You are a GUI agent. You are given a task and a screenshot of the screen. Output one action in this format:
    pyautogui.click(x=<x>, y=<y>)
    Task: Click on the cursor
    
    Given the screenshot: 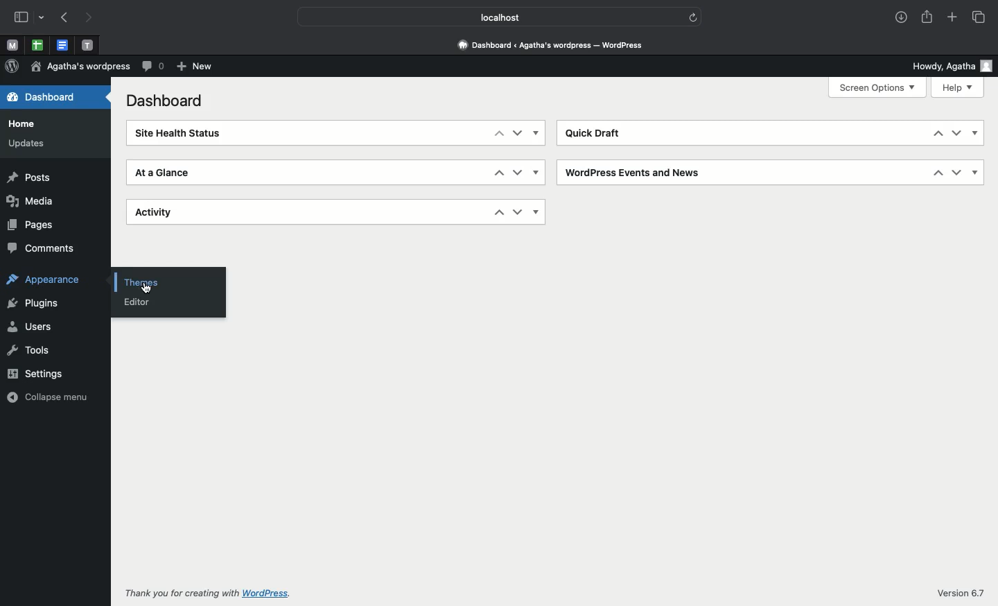 What is the action you would take?
    pyautogui.click(x=146, y=288)
    